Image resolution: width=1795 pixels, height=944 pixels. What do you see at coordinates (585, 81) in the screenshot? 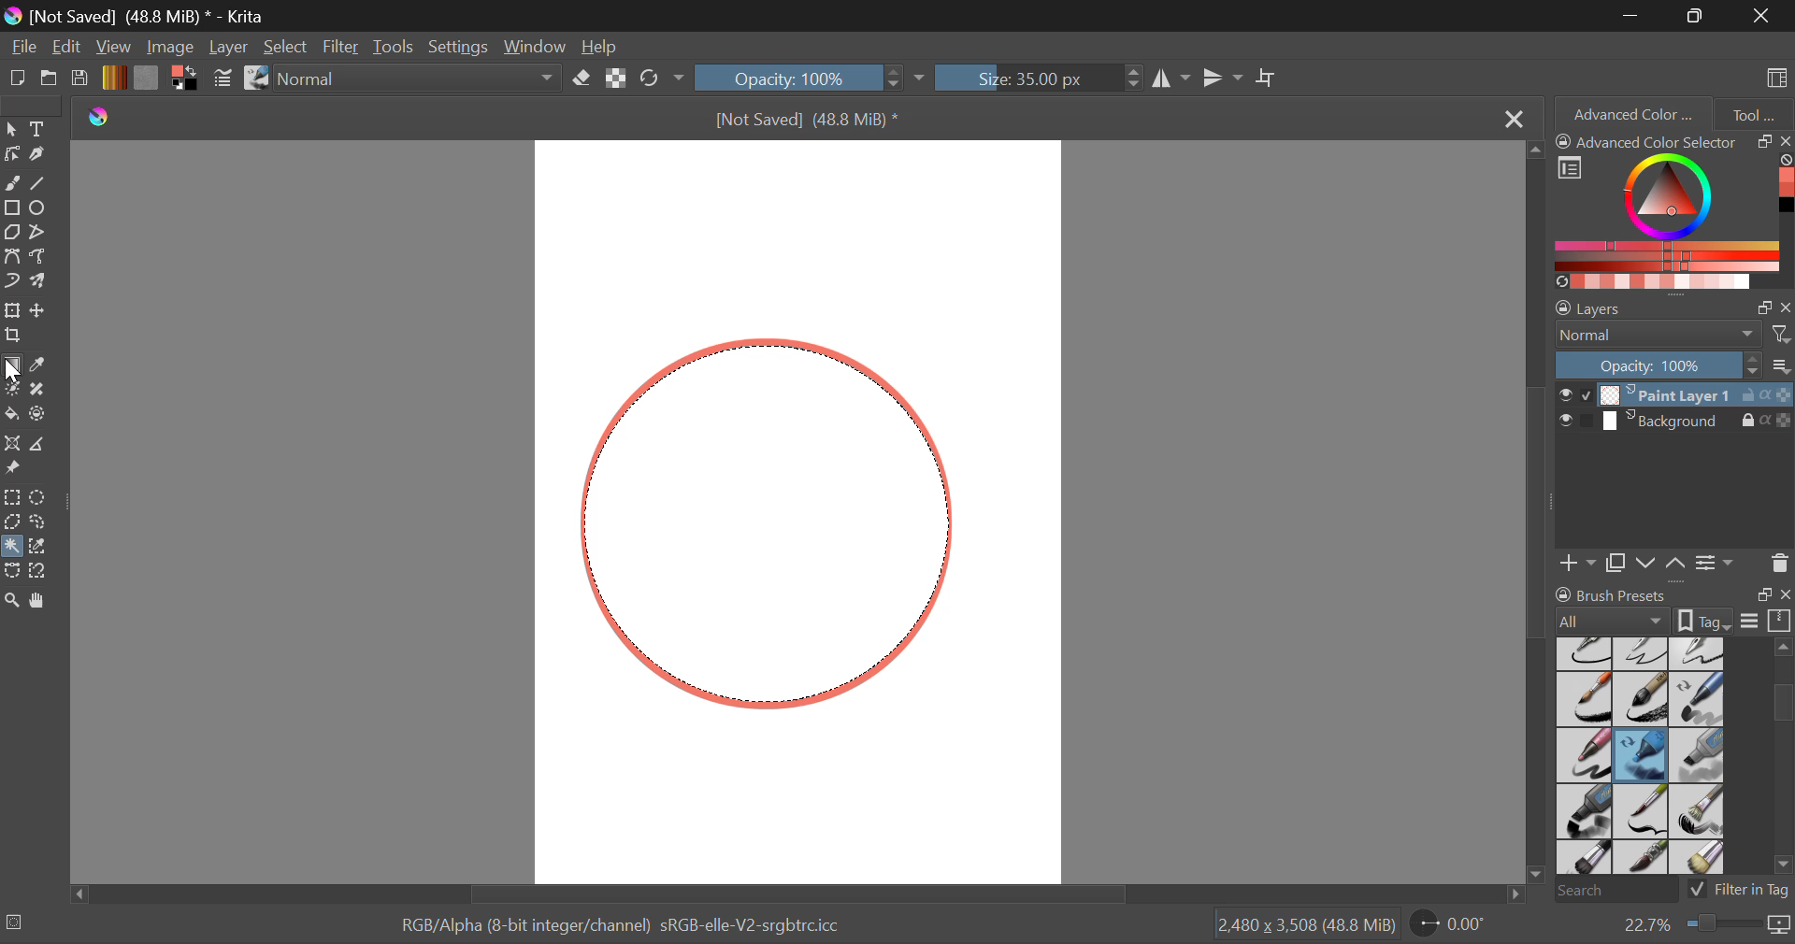
I see `Erase` at bounding box center [585, 81].